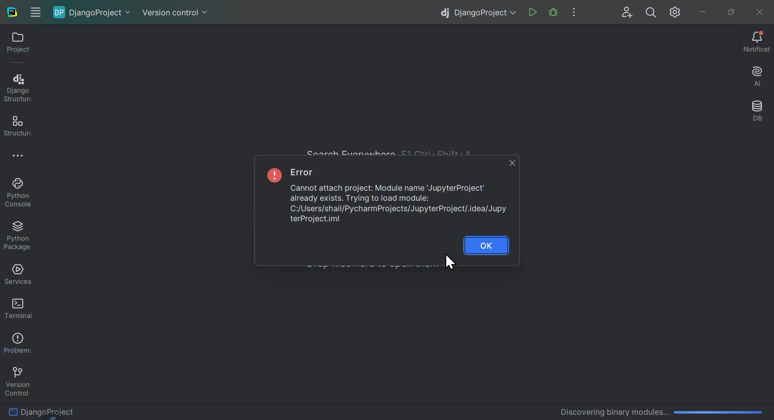  What do you see at coordinates (95, 12) in the screenshot?
I see `Django project` at bounding box center [95, 12].